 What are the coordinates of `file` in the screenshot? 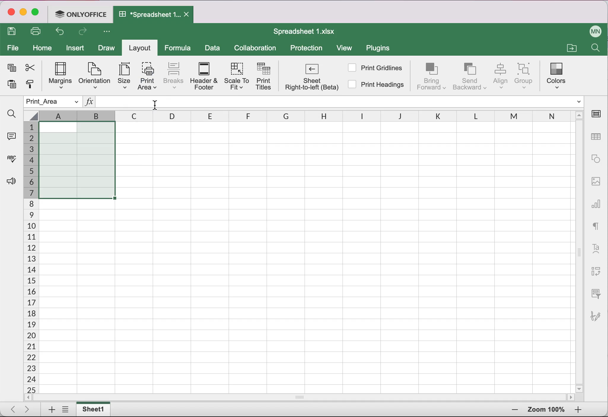 It's located at (13, 49).